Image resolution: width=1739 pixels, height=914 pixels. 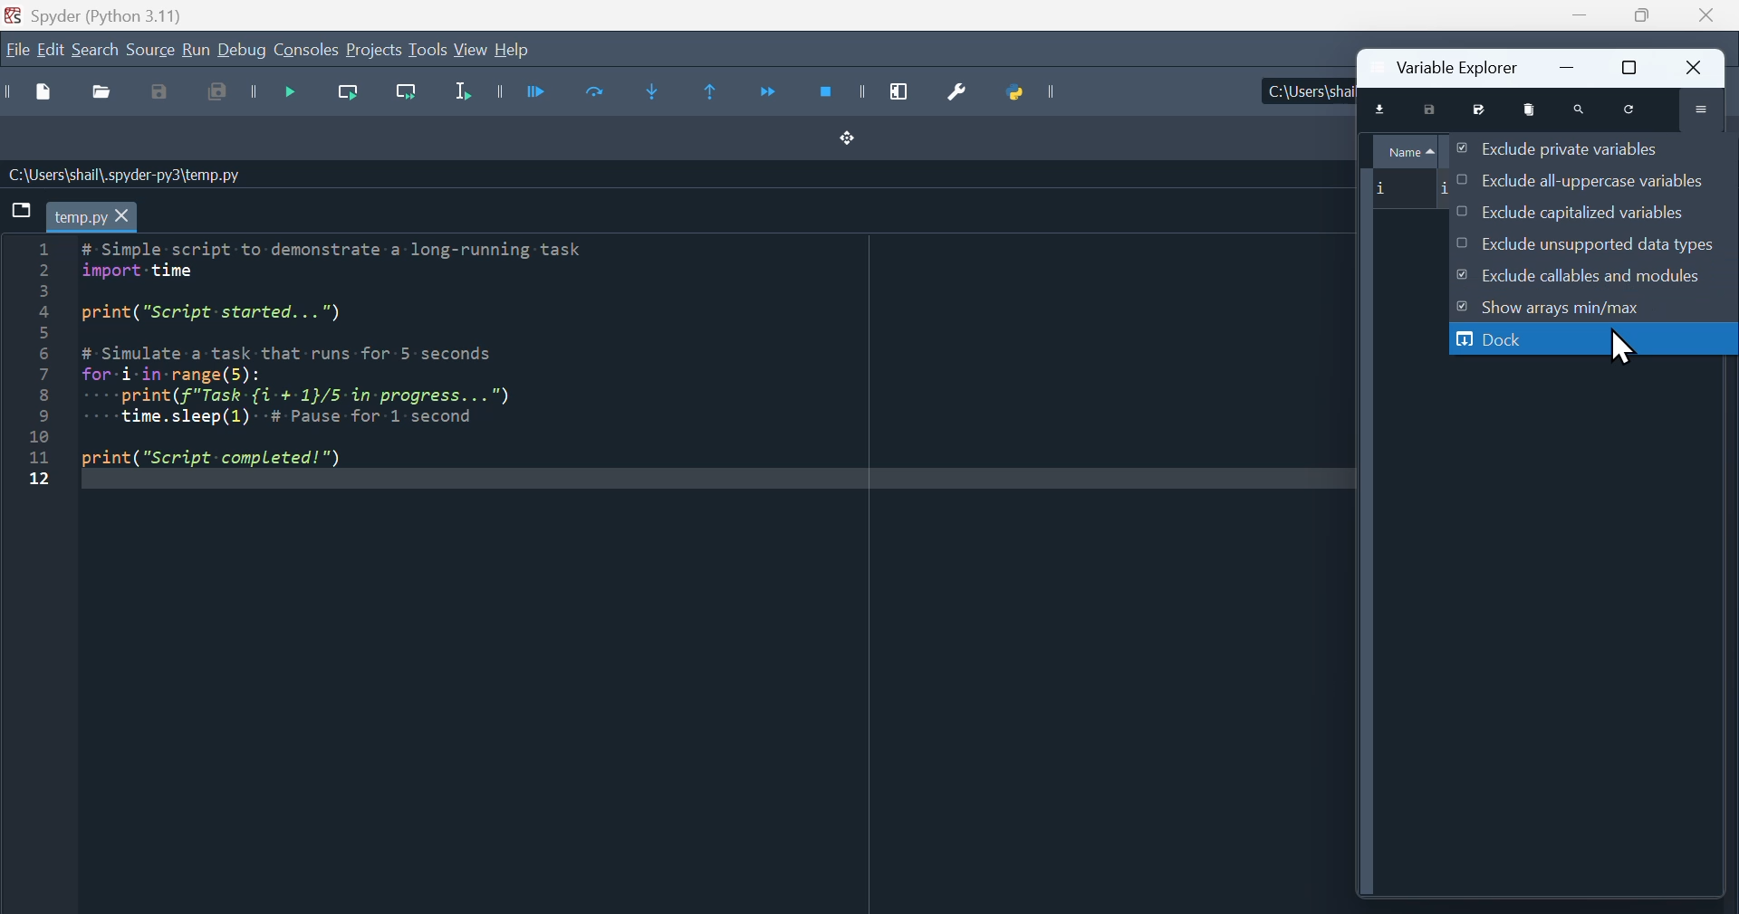 I want to click on Projects, so click(x=374, y=51).